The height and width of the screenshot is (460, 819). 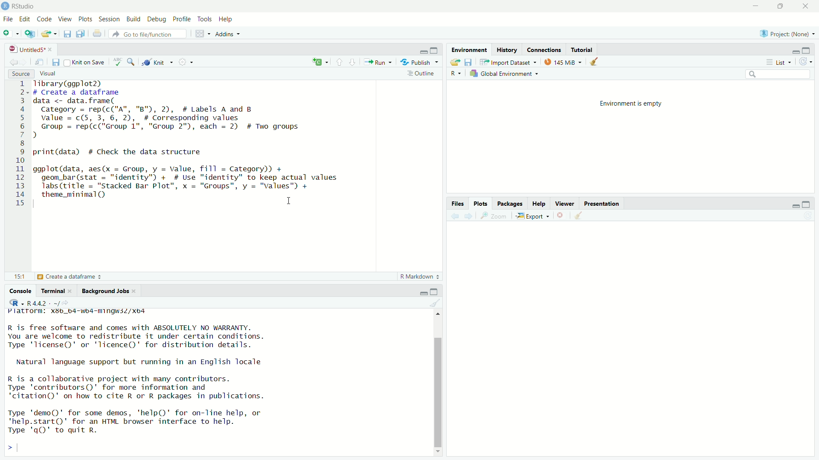 I want to click on Addins, so click(x=229, y=35).